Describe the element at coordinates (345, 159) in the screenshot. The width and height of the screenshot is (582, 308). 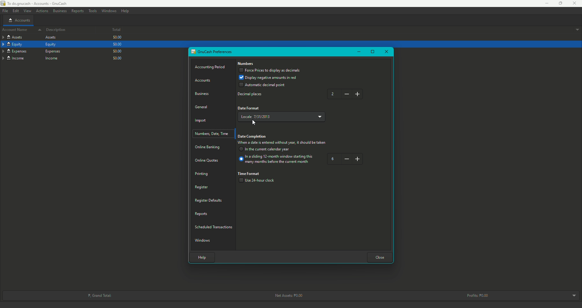
I see `6` at that location.